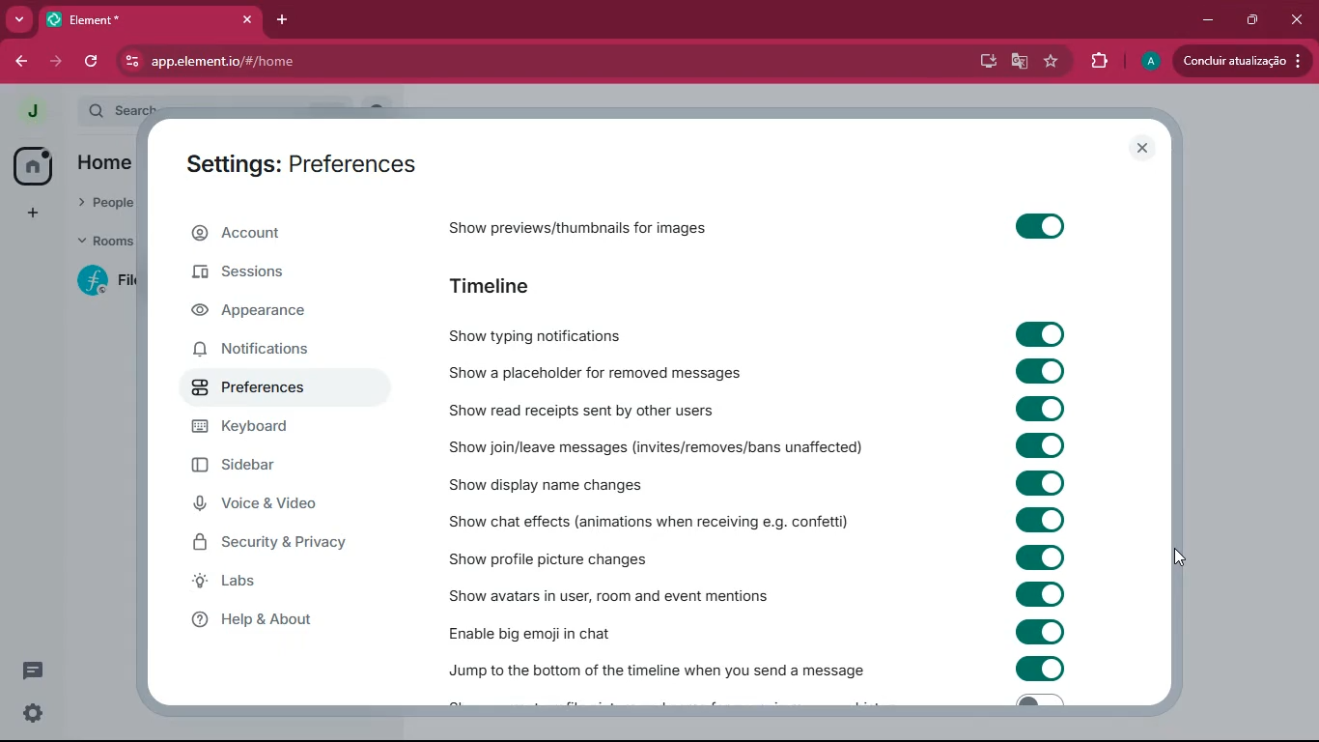 This screenshot has width=1319, height=742. I want to click on people, so click(100, 204).